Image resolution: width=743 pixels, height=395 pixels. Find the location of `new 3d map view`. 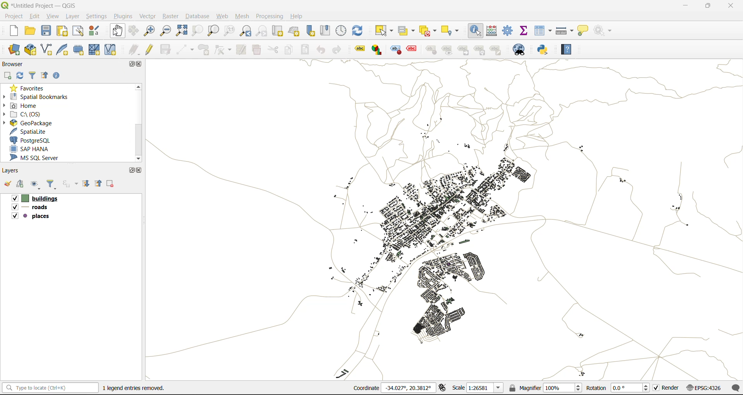

new 3d map view is located at coordinates (296, 31).